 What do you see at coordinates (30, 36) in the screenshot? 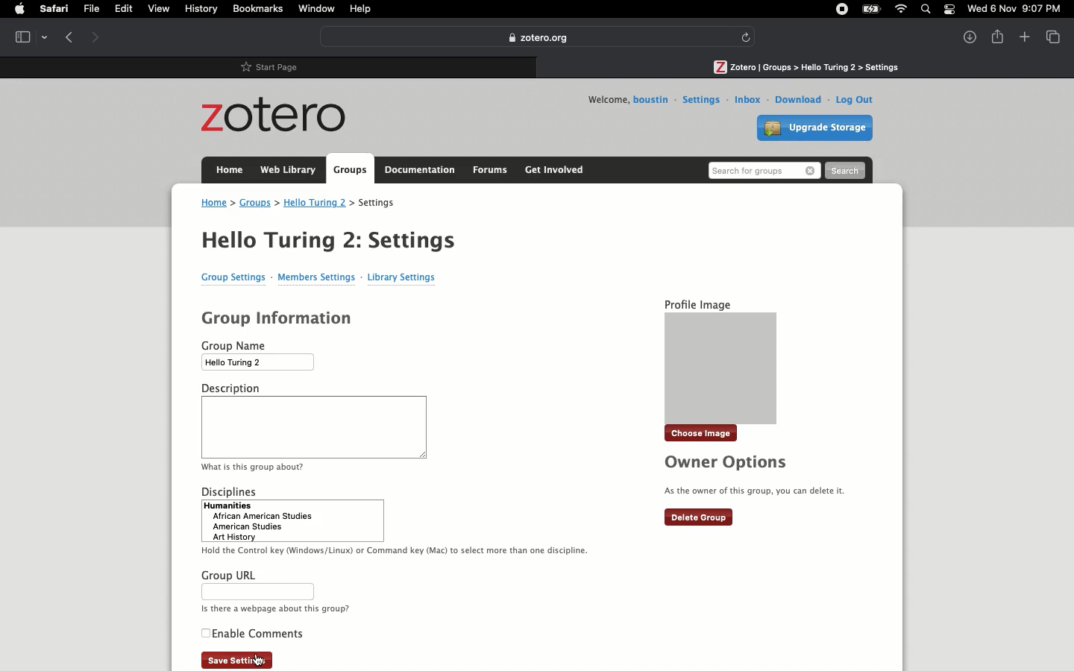
I see `Tab view` at bounding box center [30, 36].